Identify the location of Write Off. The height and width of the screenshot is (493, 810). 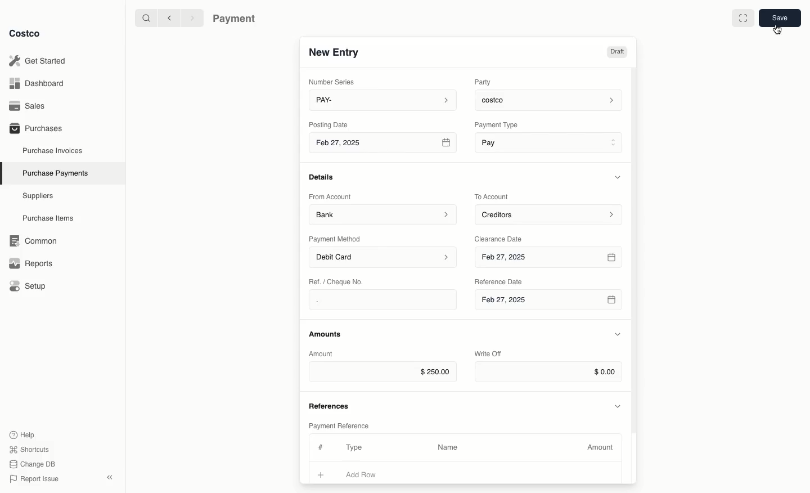
(488, 355).